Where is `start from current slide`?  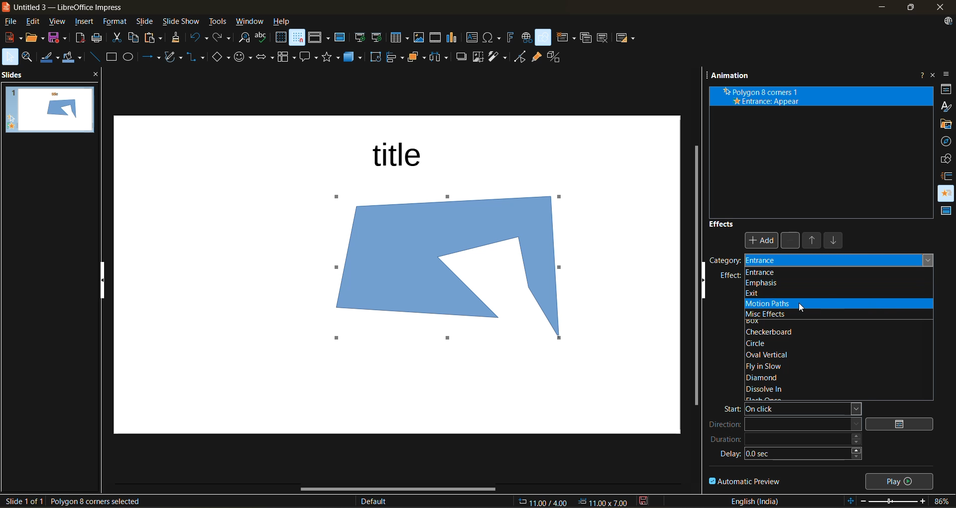 start from current slide is located at coordinates (378, 38).